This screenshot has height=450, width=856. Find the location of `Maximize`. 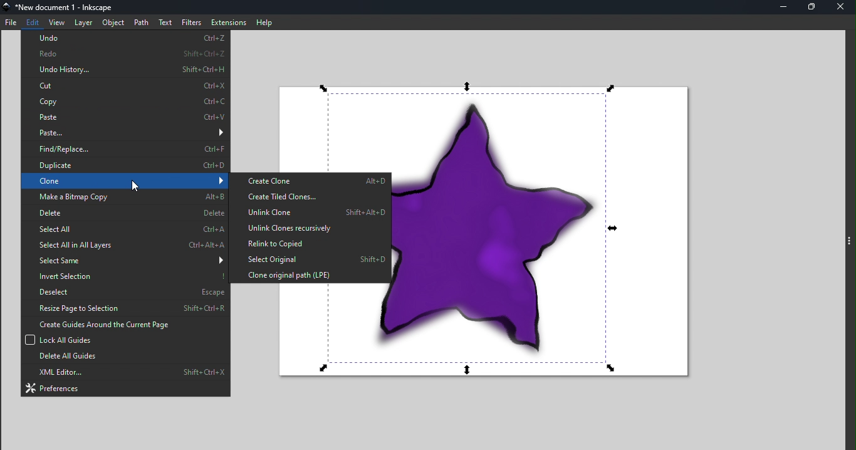

Maximize is located at coordinates (811, 8).